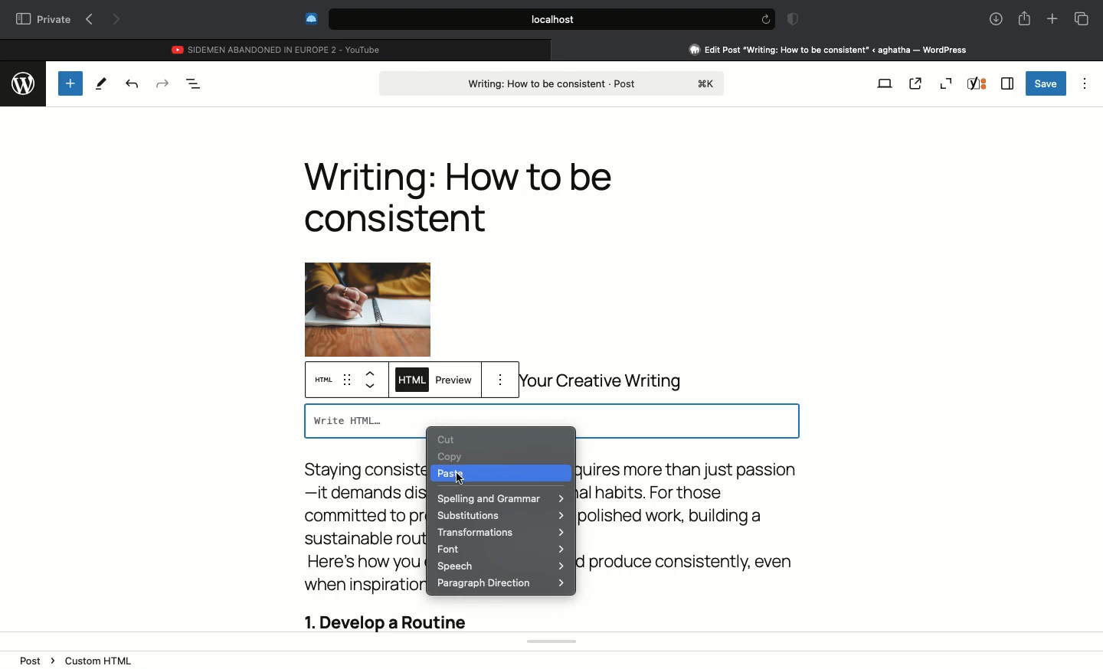  Describe the element at coordinates (1046, 83) in the screenshot. I see `Save` at that location.